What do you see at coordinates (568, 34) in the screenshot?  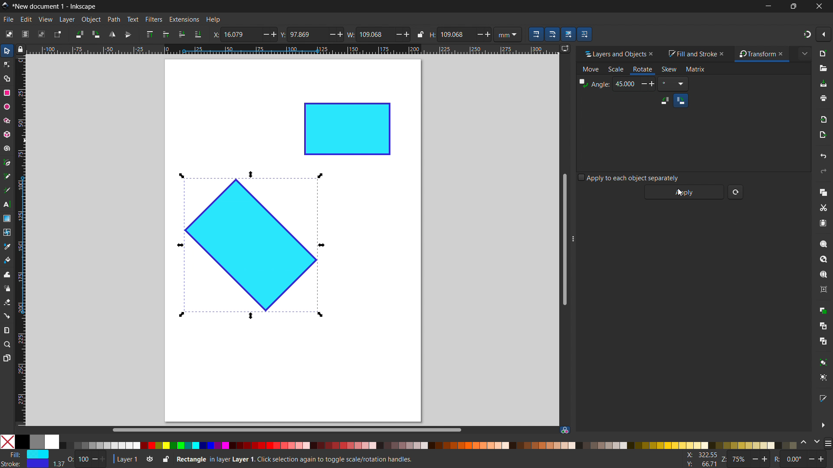 I see `move gradients along with the objects` at bounding box center [568, 34].